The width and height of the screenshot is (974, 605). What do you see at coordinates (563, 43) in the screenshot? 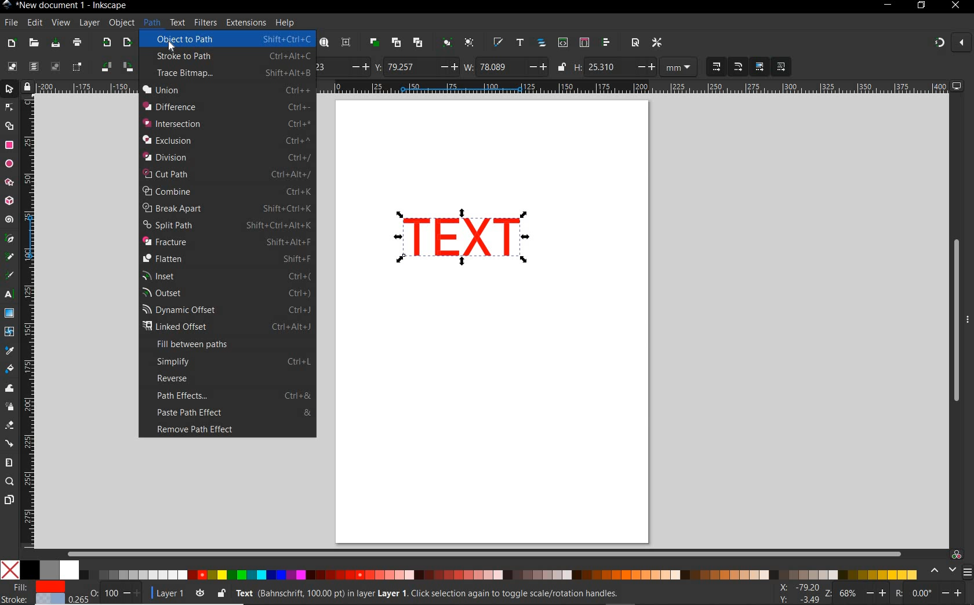
I see `OPEN XML EDITOR` at bounding box center [563, 43].